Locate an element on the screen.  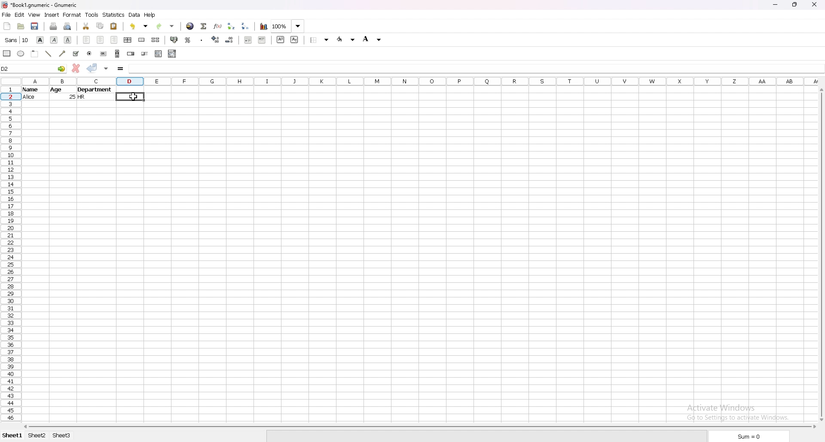
tools is located at coordinates (92, 15).